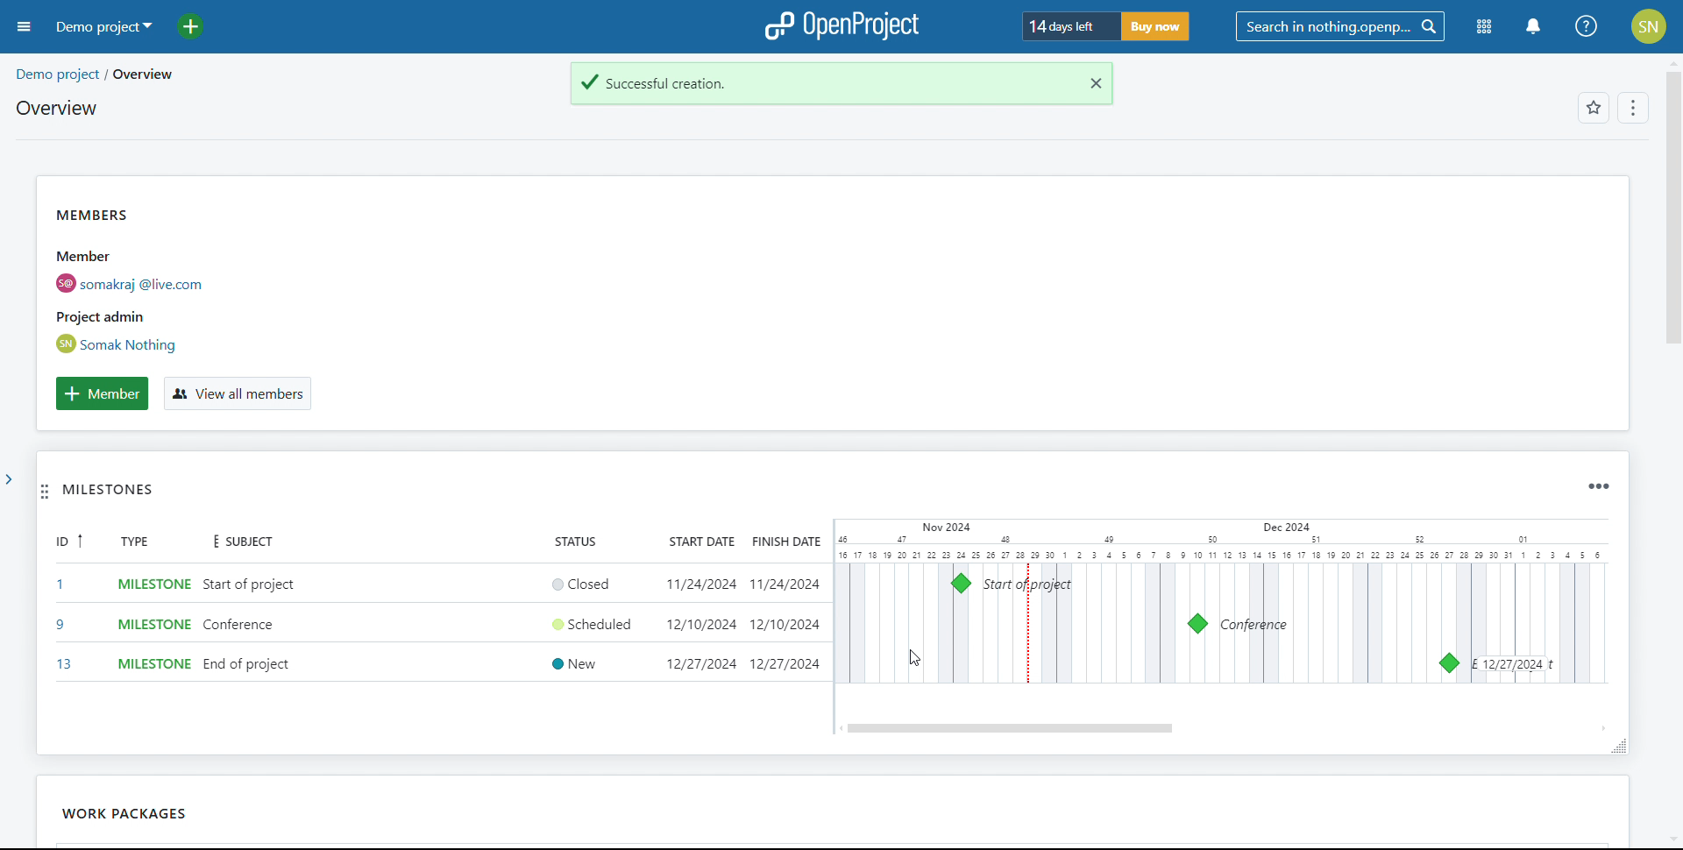 This screenshot has height=850, width=1683. I want to click on set start and end date, so click(735, 623).